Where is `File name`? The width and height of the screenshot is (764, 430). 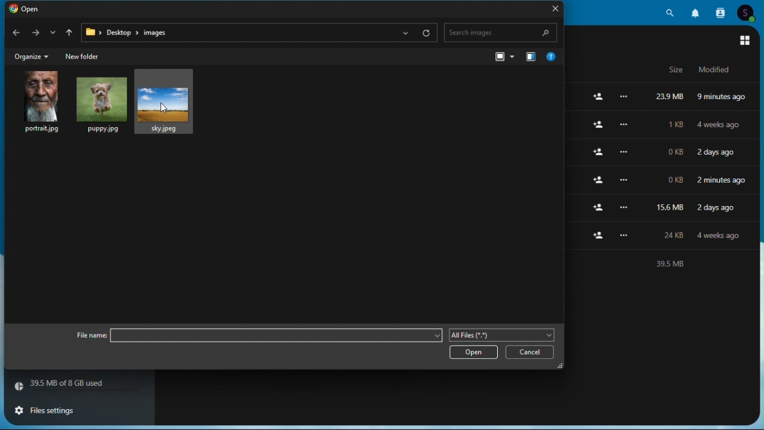 File name is located at coordinates (276, 335).